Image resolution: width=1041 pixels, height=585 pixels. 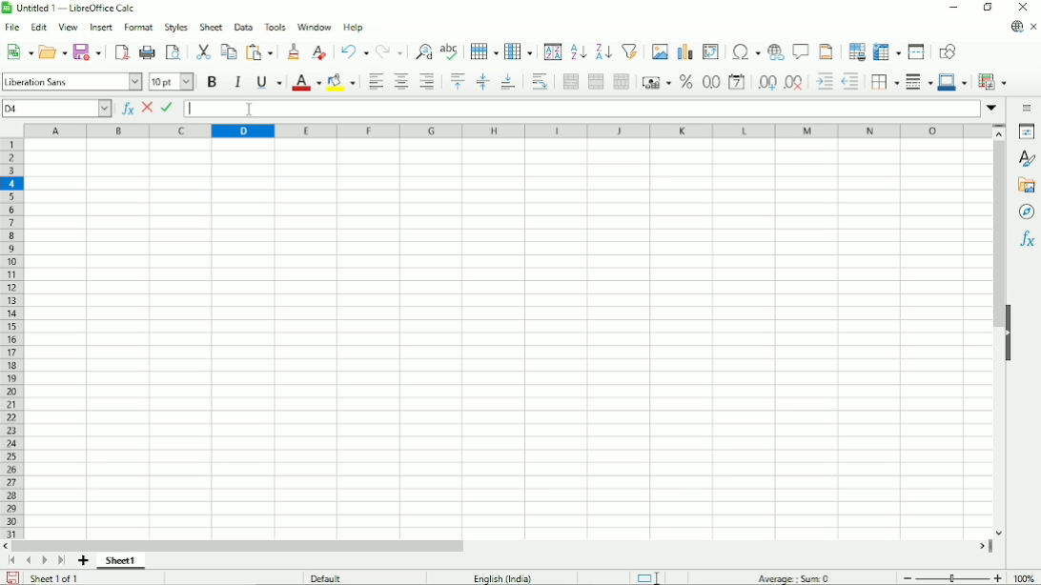 I want to click on Split window, so click(x=916, y=51).